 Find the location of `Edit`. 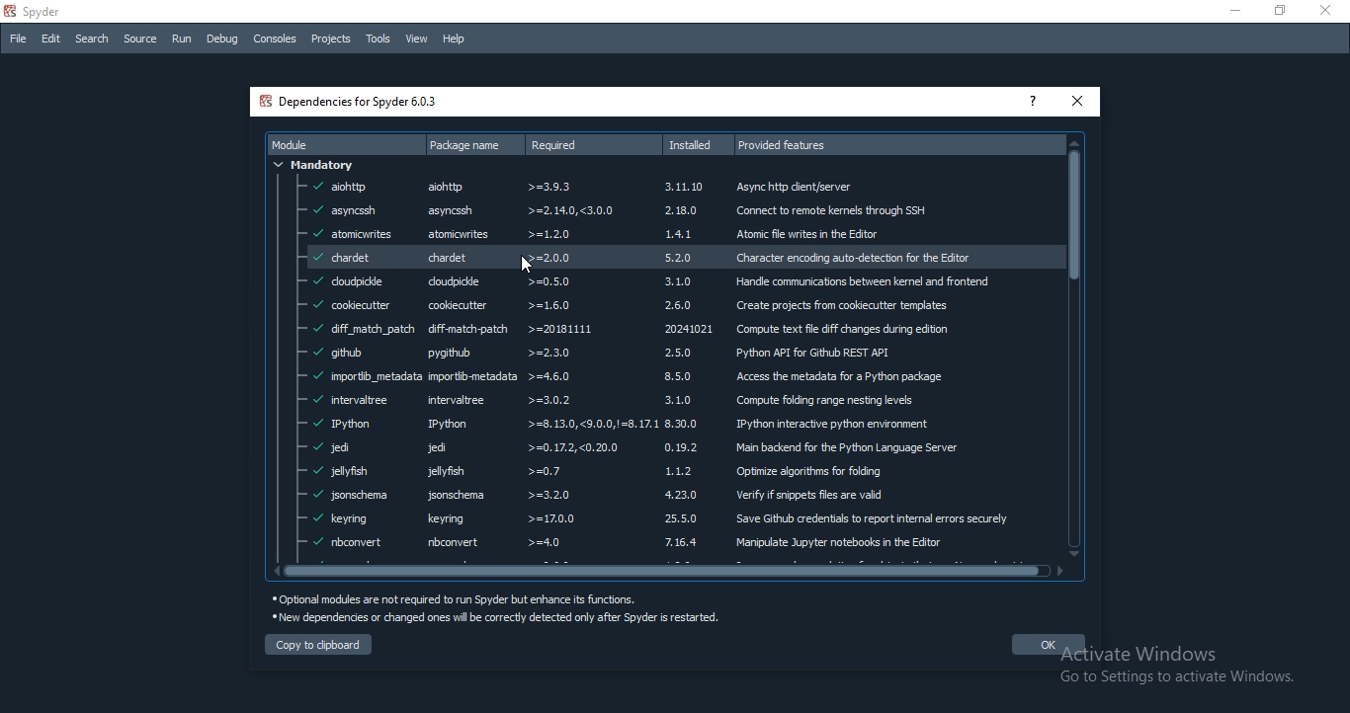

Edit is located at coordinates (51, 40).